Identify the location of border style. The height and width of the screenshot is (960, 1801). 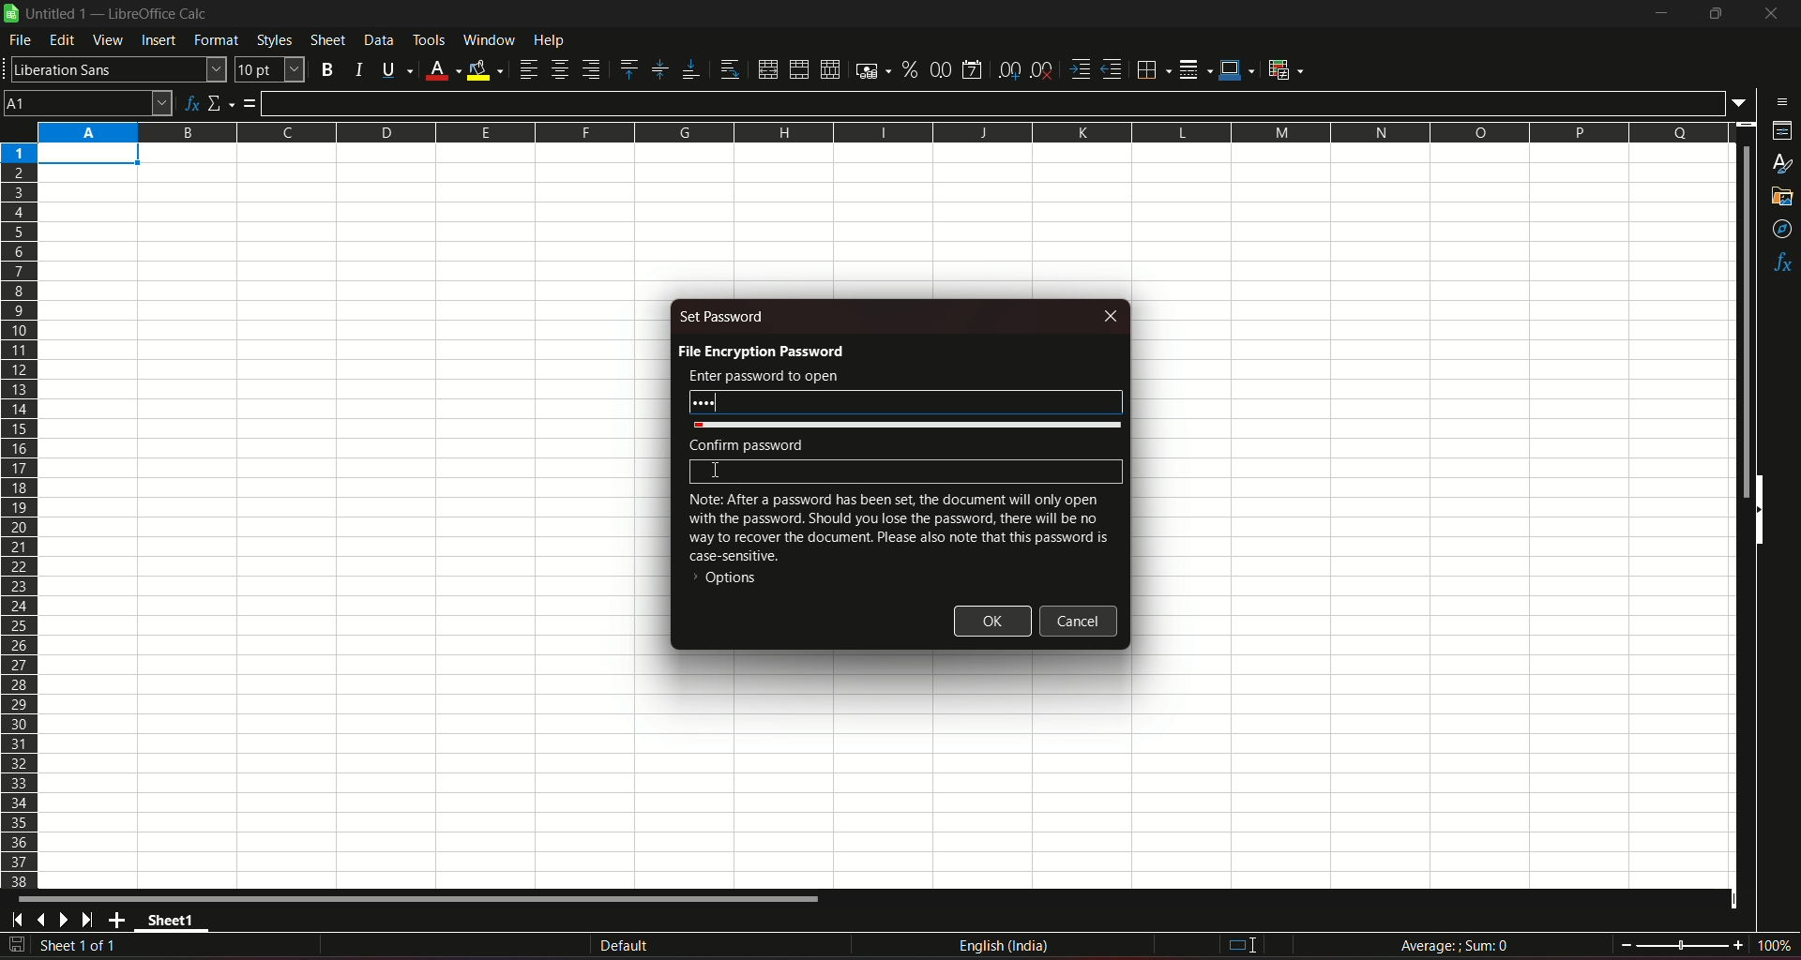
(1197, 67).